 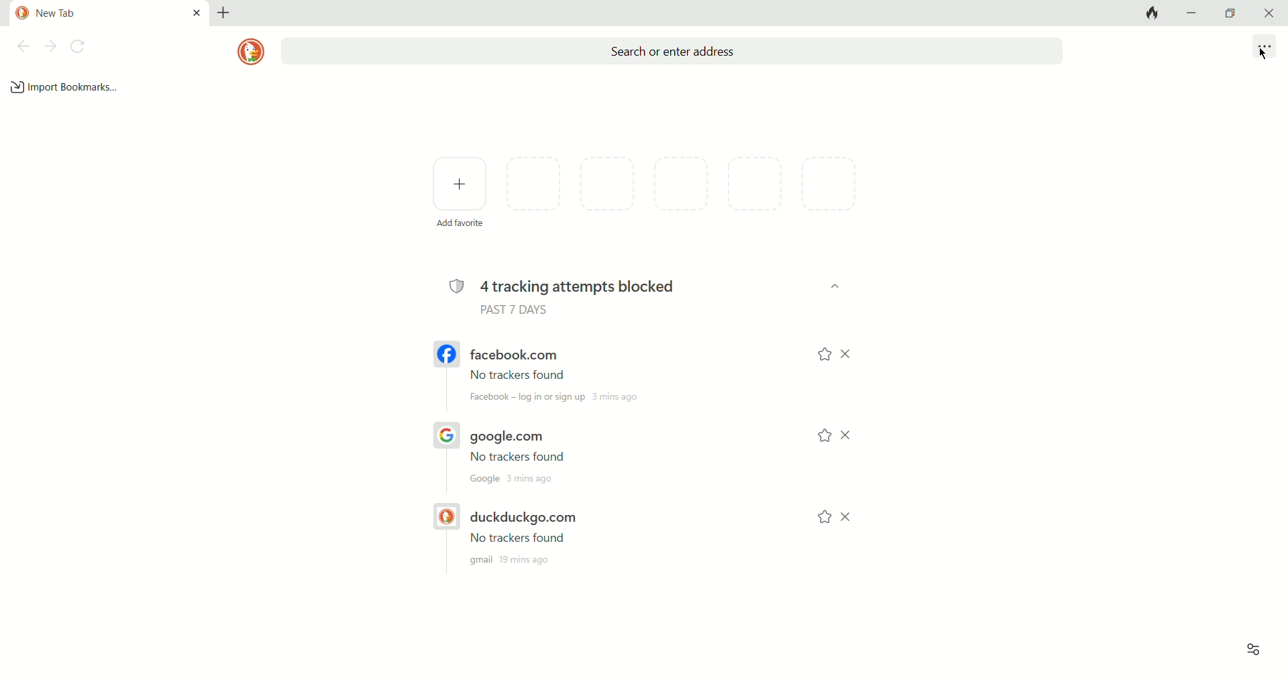 I want to click on logo, so click(x=247, y=52).